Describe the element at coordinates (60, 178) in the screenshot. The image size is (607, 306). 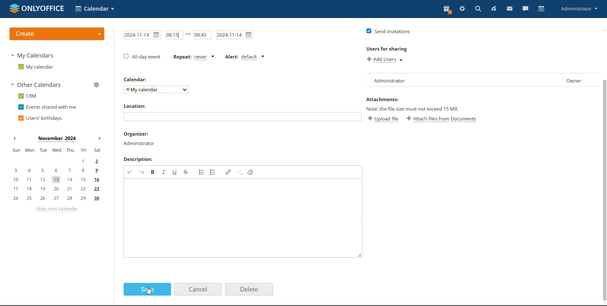
I see `10, 11, 12, 13, 14, 15, 16` at that location.